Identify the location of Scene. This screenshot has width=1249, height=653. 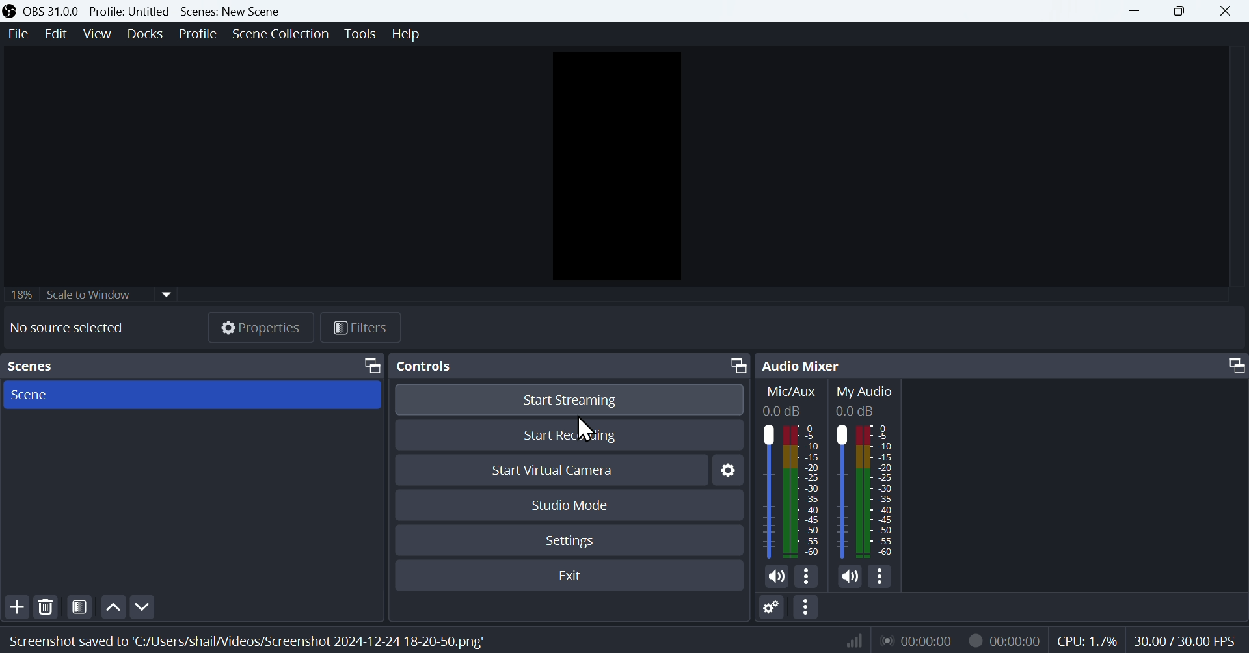
(191, 394).